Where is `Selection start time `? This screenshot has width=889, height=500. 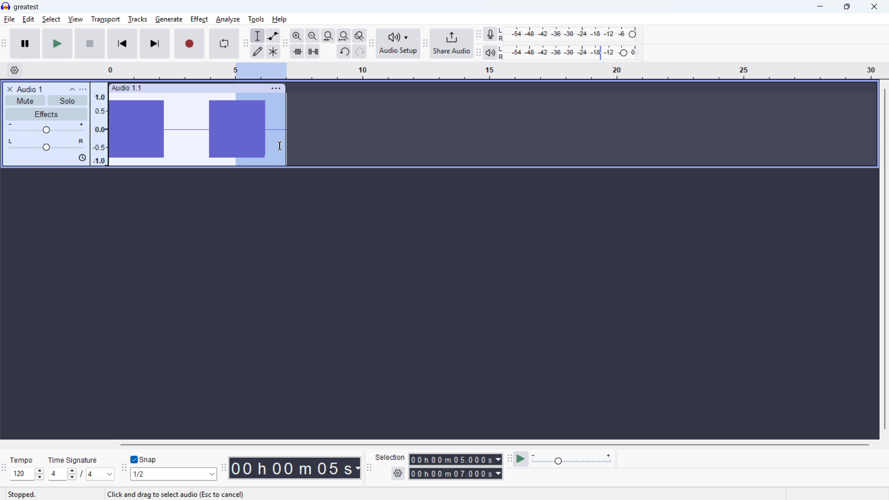
Selection start time  is located at coordinates (456, 459).